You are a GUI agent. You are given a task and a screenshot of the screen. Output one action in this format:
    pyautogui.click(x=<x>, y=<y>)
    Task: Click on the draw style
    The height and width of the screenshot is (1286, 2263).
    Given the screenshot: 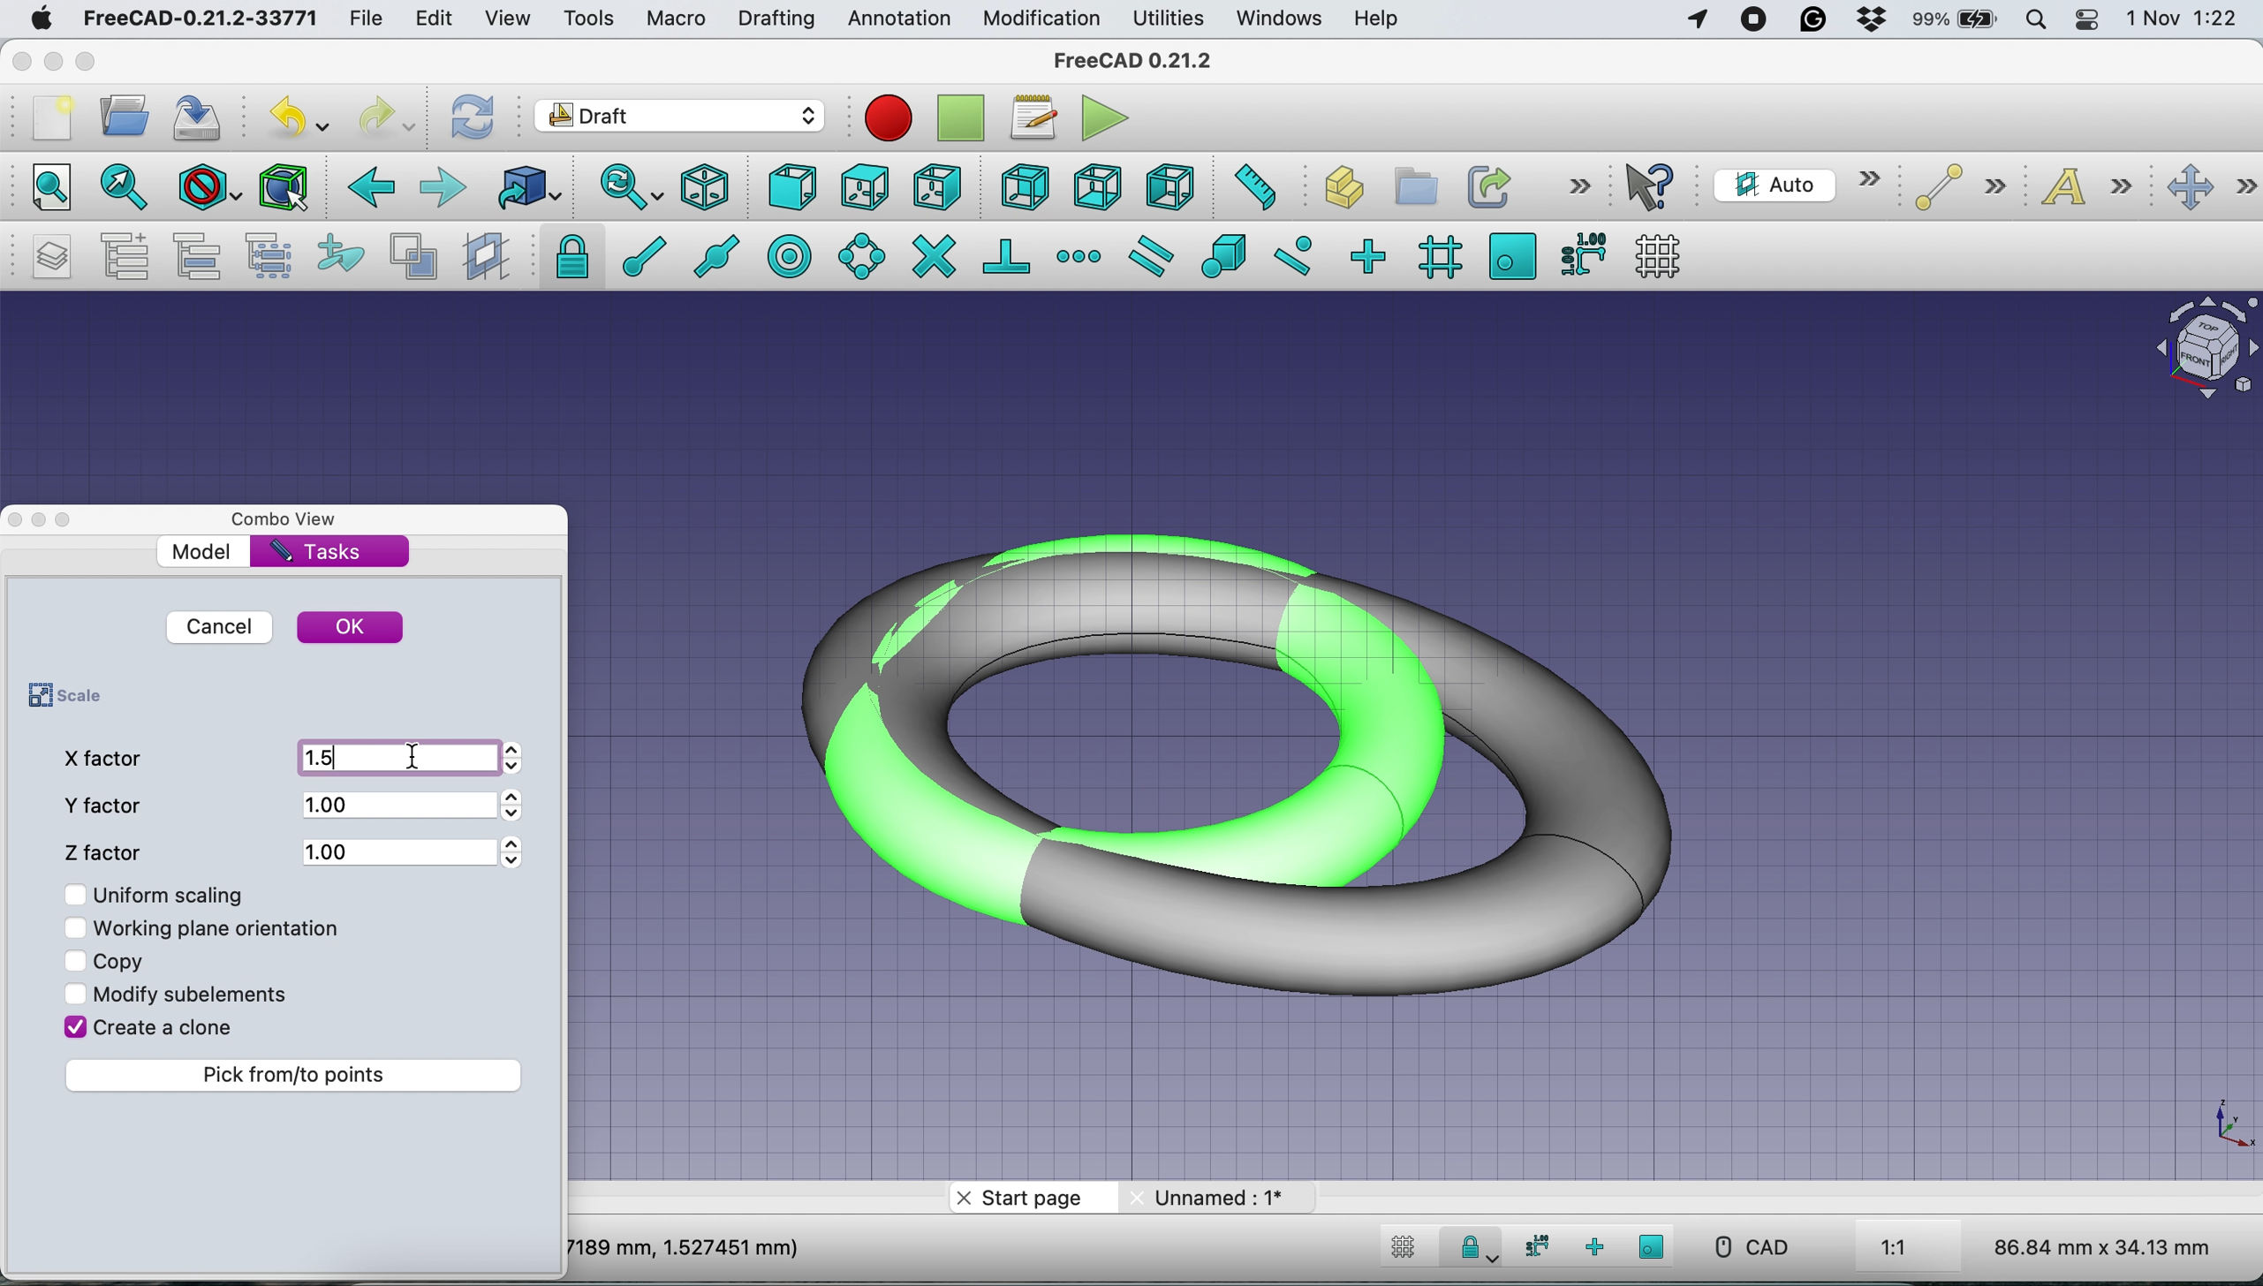 What is the action you would take?
    pyautogui.click(x=206, y=191)
    